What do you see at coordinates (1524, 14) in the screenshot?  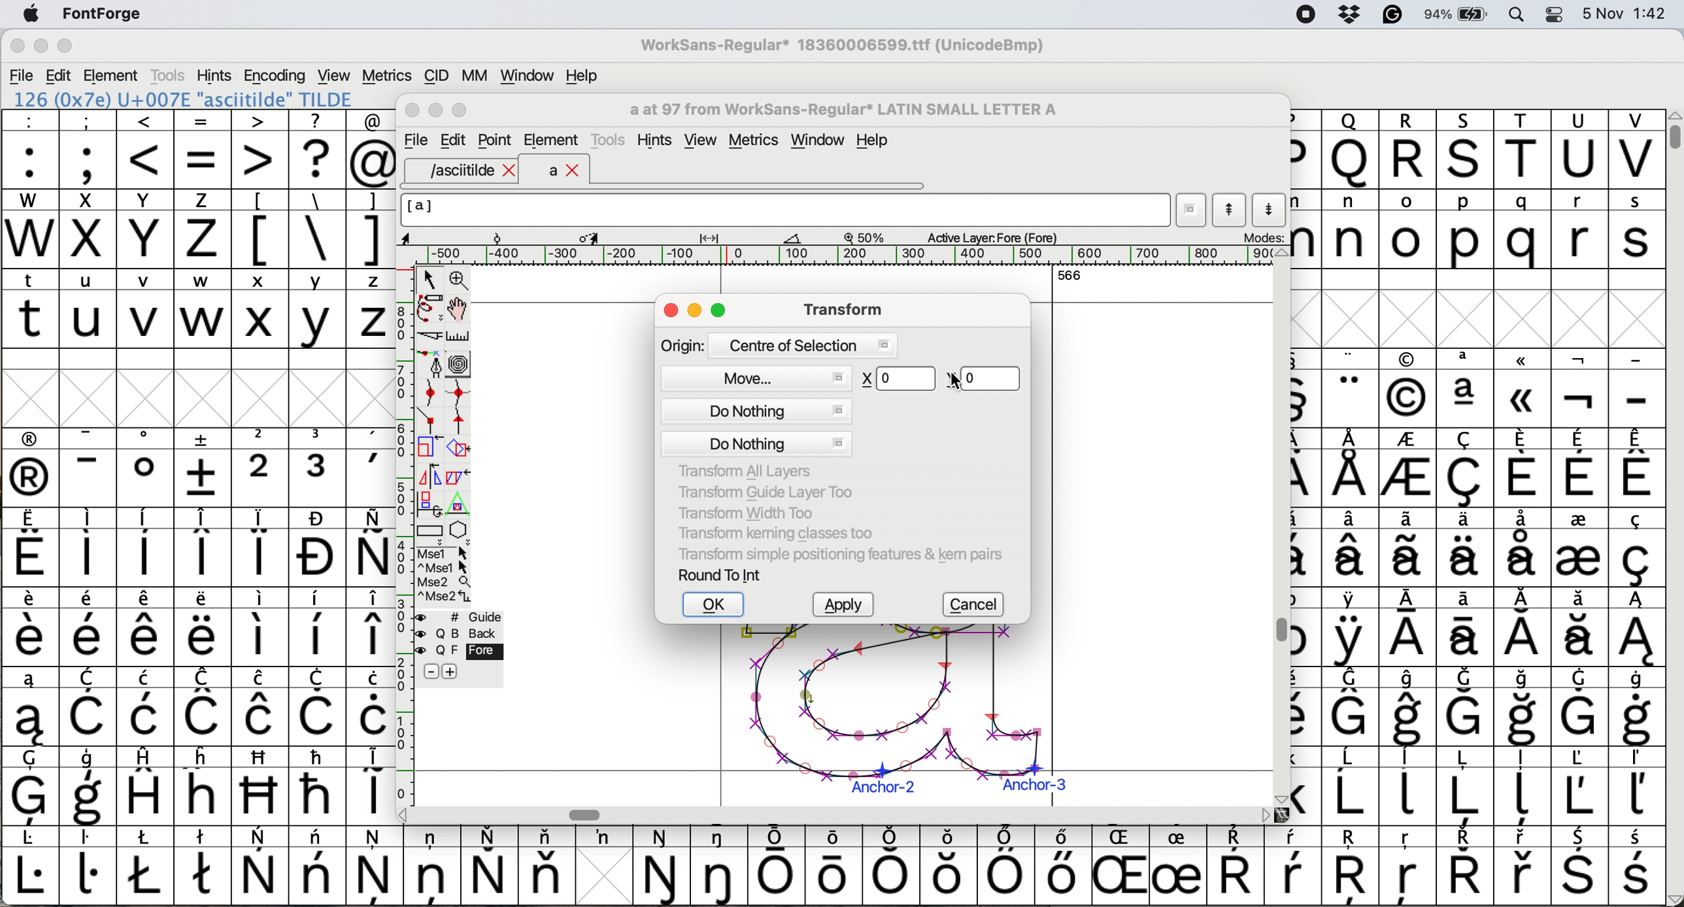 I see `spotlight search` at bounding box center [1524, 14].